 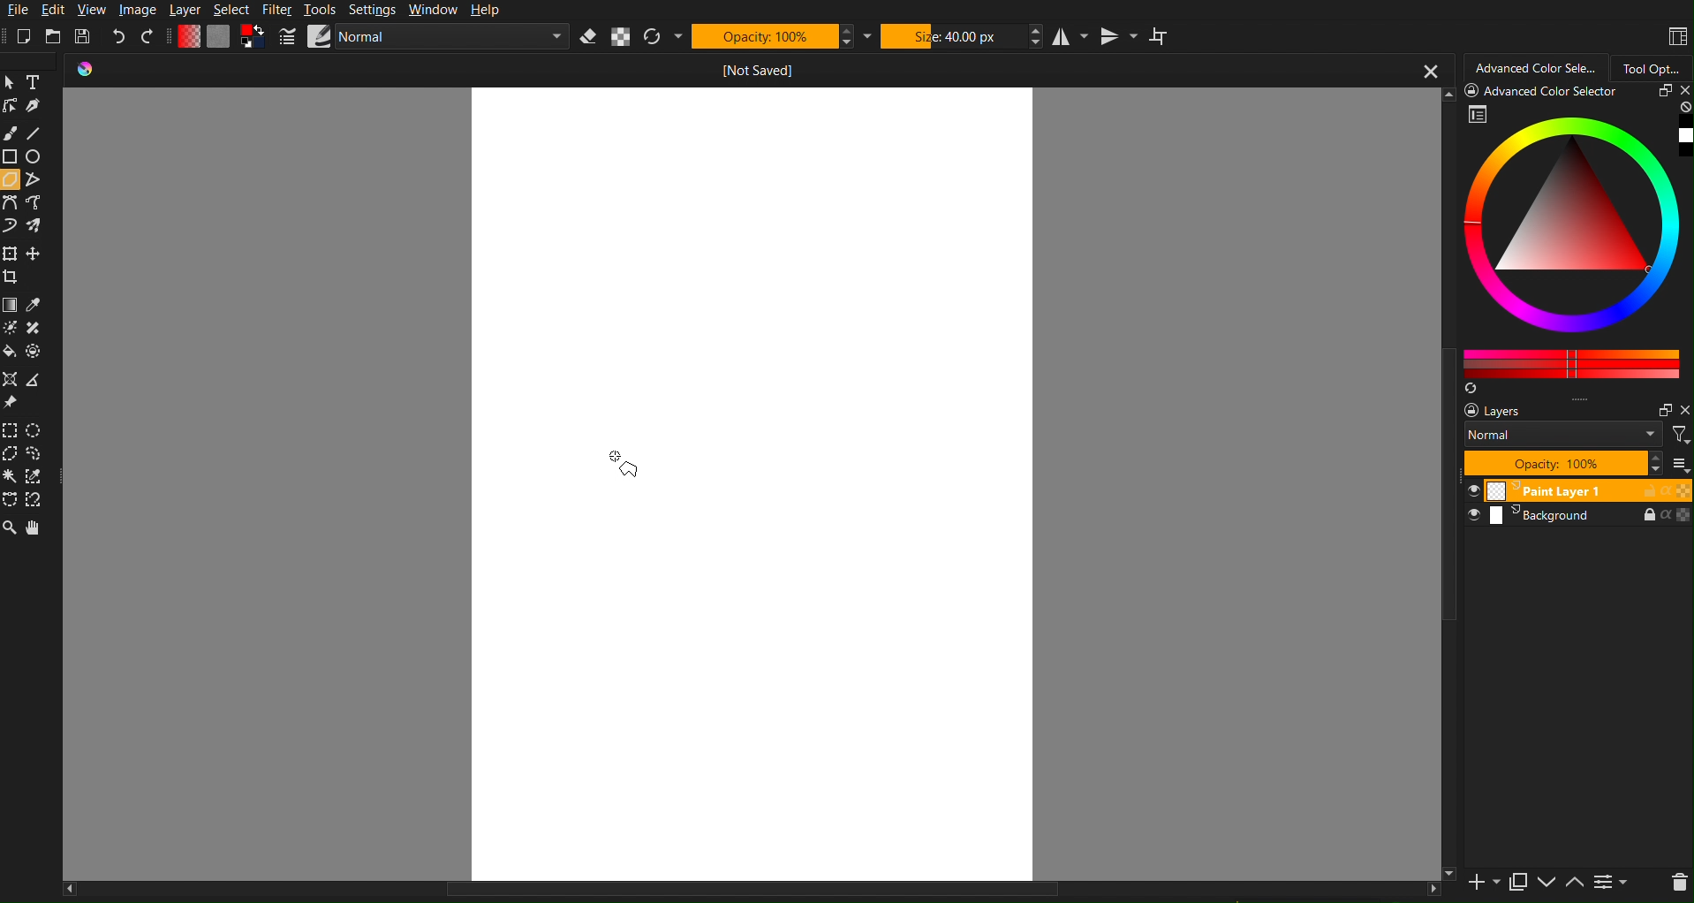 What do you see at coordinates (11, 133) in the screenshot?
I see `Brush Tools` at bounding box center [11, 133].